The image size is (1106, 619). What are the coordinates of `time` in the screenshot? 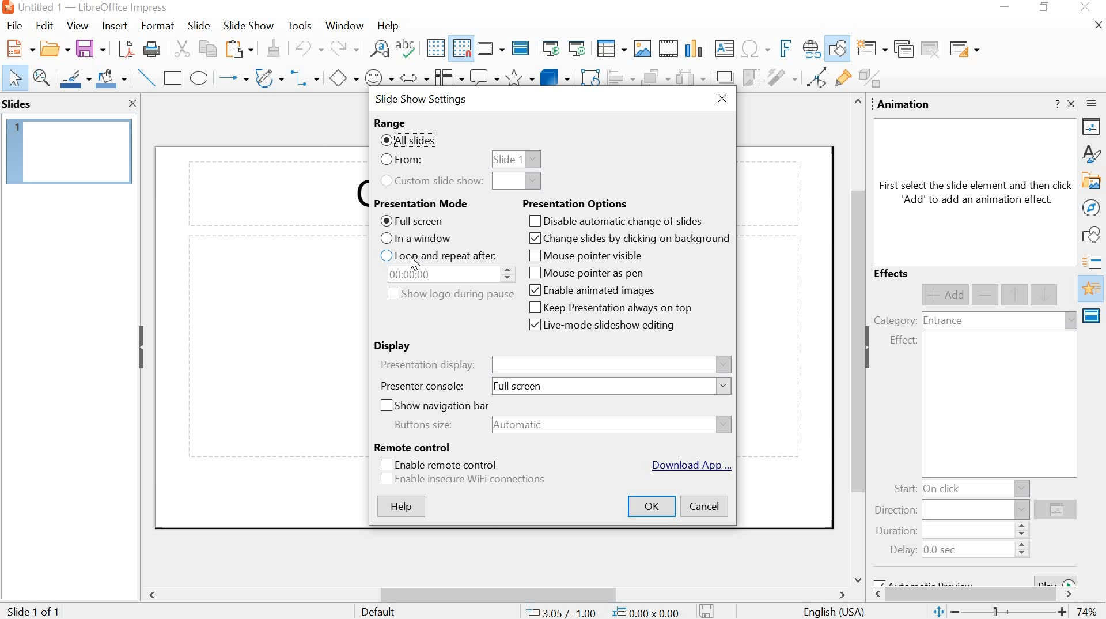 It's located at (417, 275).